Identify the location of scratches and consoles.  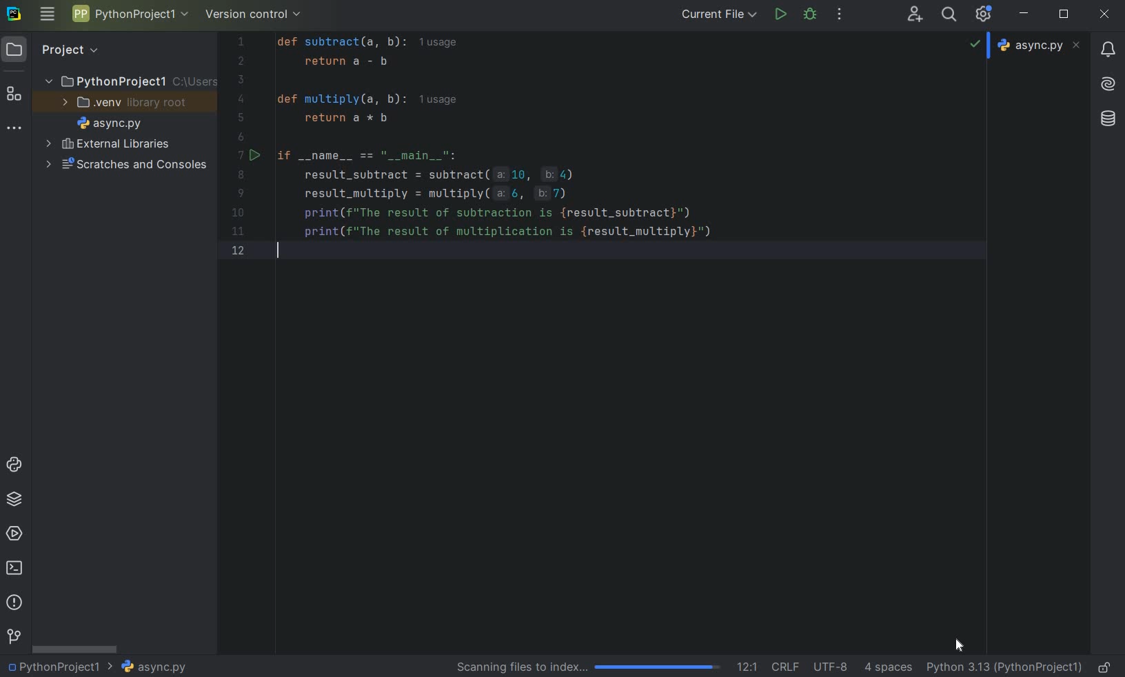
(125, 166).